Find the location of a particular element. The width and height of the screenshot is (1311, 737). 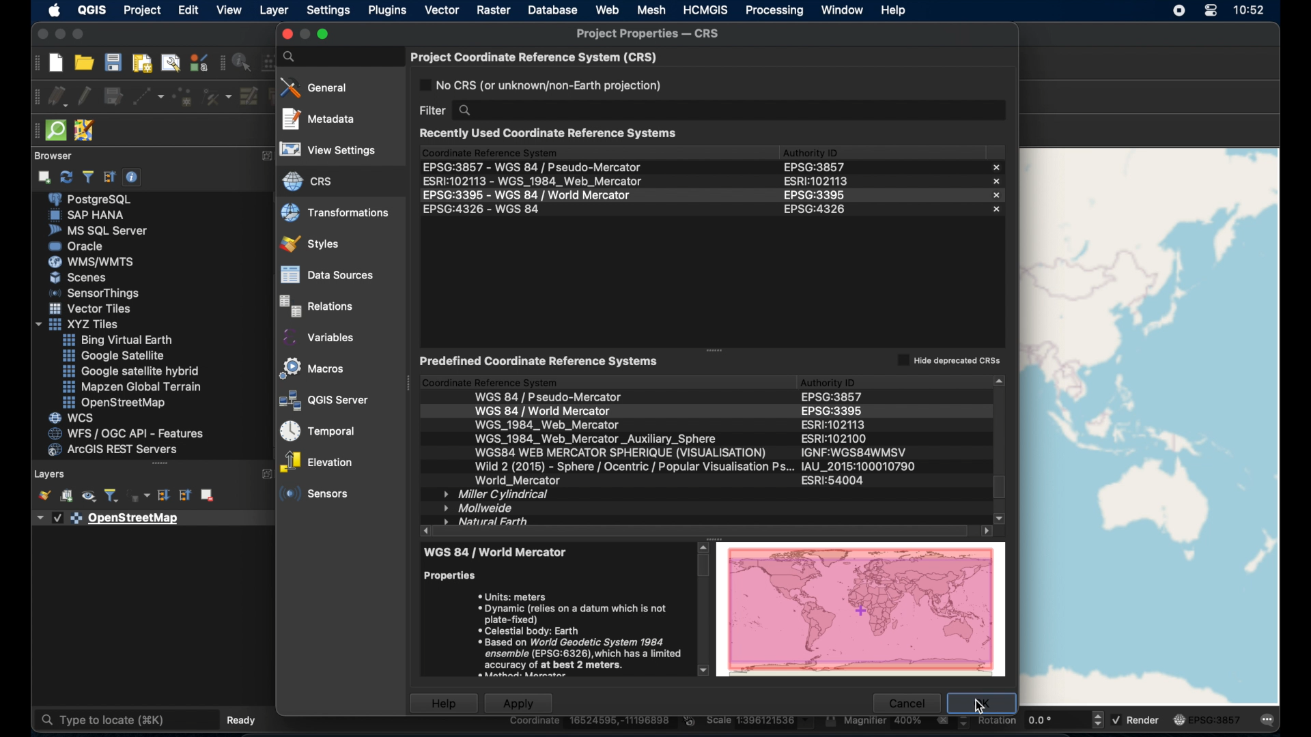

ms sql server is located at coordinates (102, 231).